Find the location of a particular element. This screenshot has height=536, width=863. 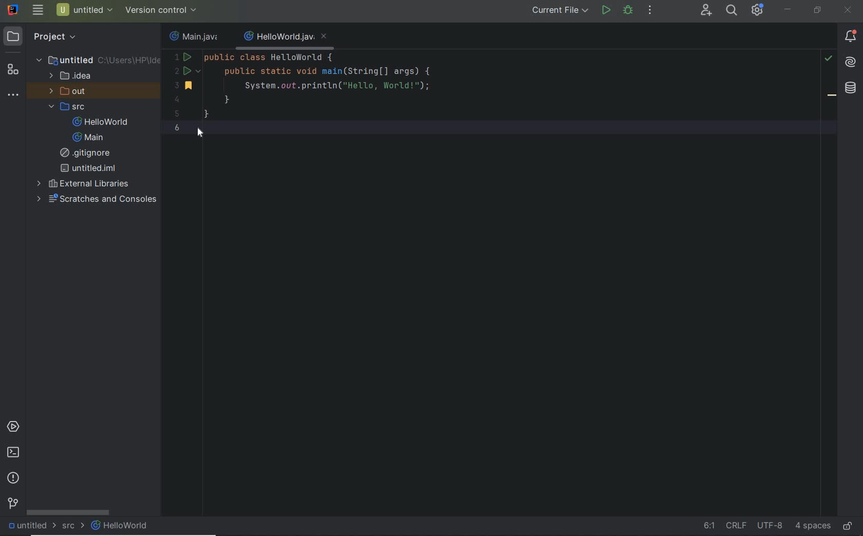

Notifications is located at coordinates (851, 37).